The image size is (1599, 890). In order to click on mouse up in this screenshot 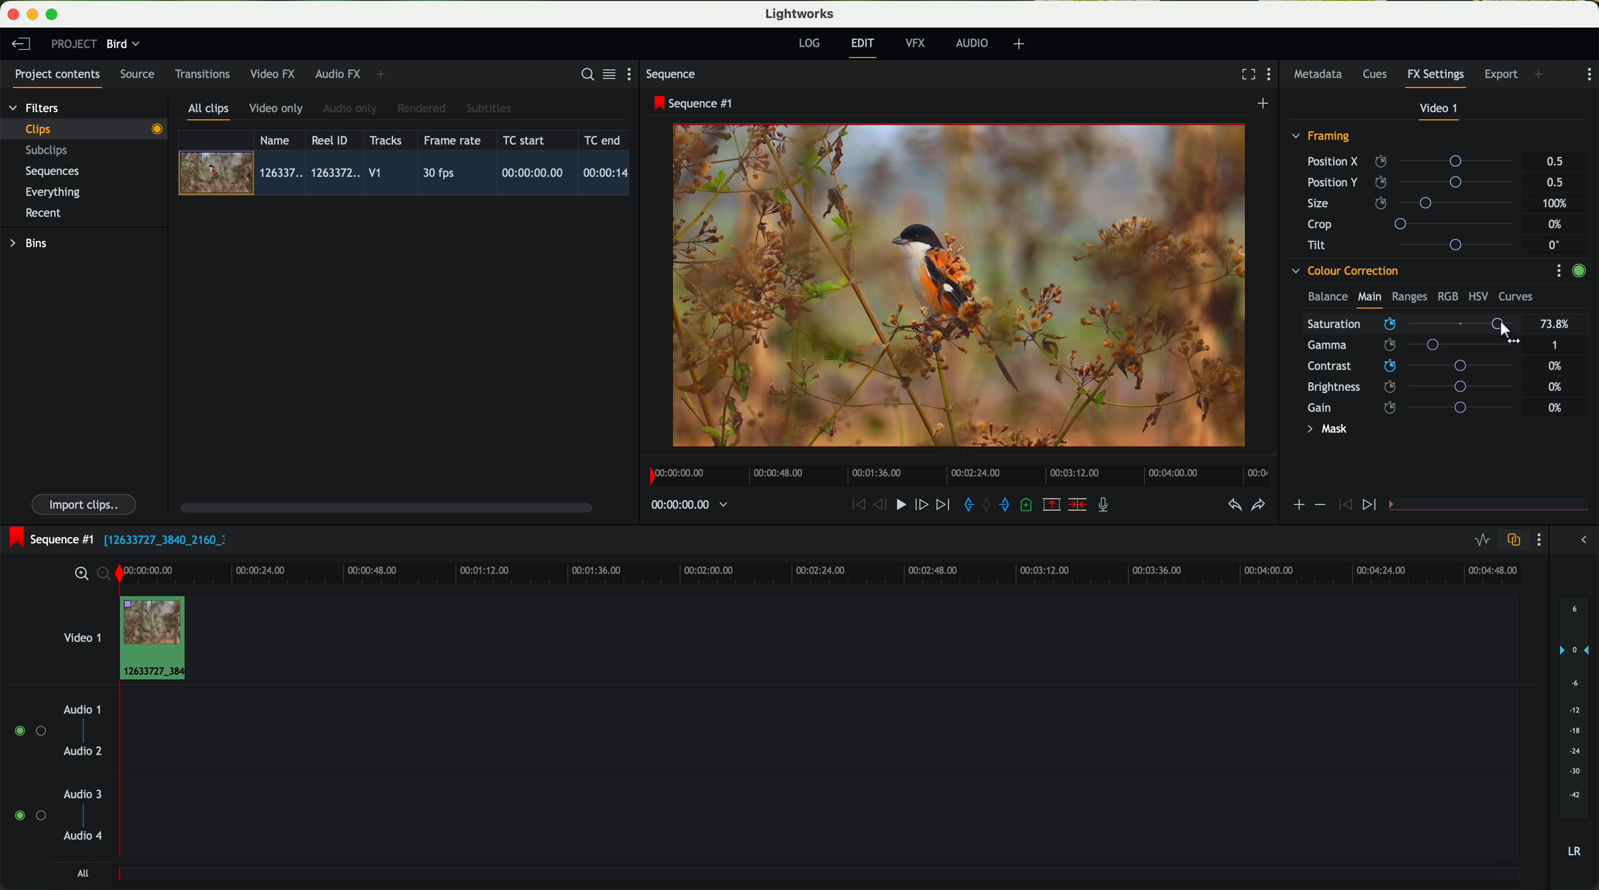, I will do `click(1511, 333)`.